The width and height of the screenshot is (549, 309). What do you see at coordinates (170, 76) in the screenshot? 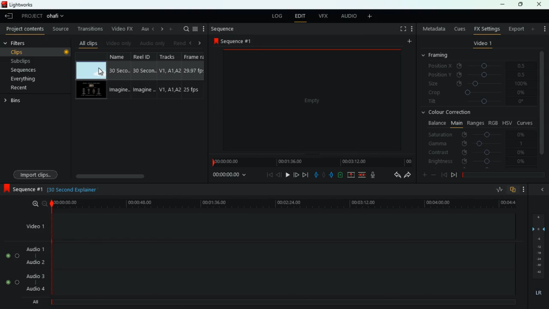
I see `tracks` at bounding box center [170, 76].